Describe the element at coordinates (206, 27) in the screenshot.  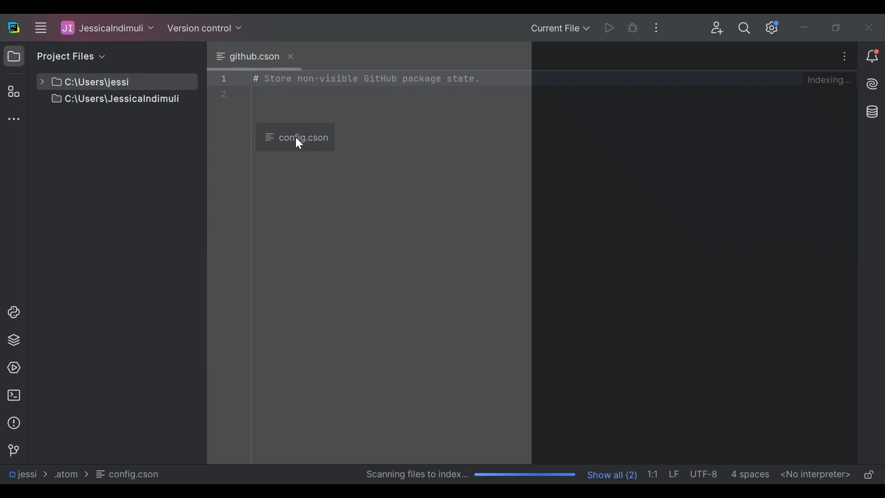
I see `Version Control` at that location.